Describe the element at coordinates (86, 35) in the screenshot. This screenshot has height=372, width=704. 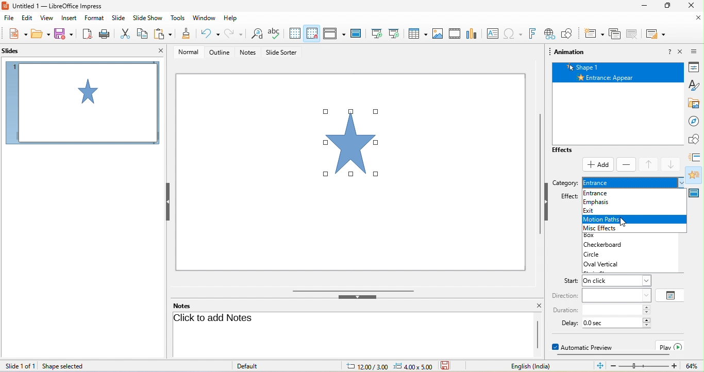
I see `export directly as pdf` at that location.